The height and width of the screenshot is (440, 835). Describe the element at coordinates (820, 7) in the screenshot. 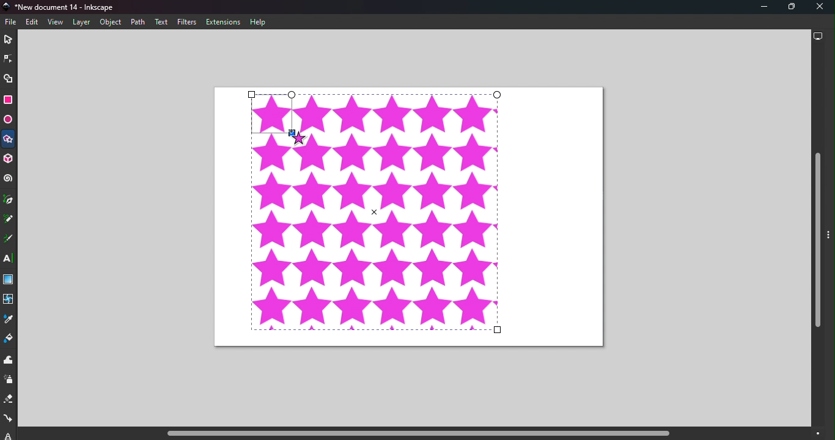

I see `Close` at that location.